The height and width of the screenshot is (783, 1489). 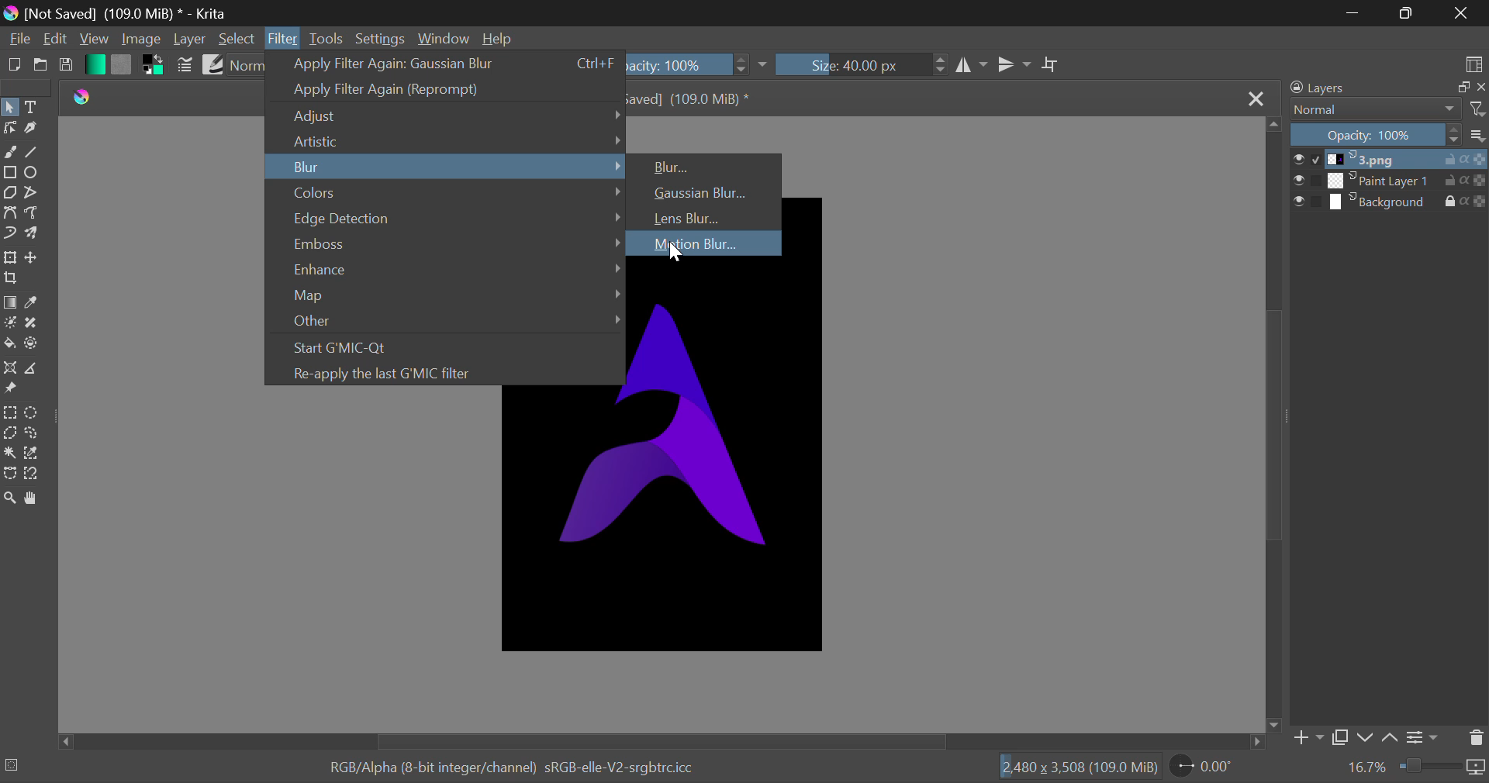 What do you see at coordinates (1258, 100) in the screenshot?
I see `Close` at bounding box center [1258, 100].